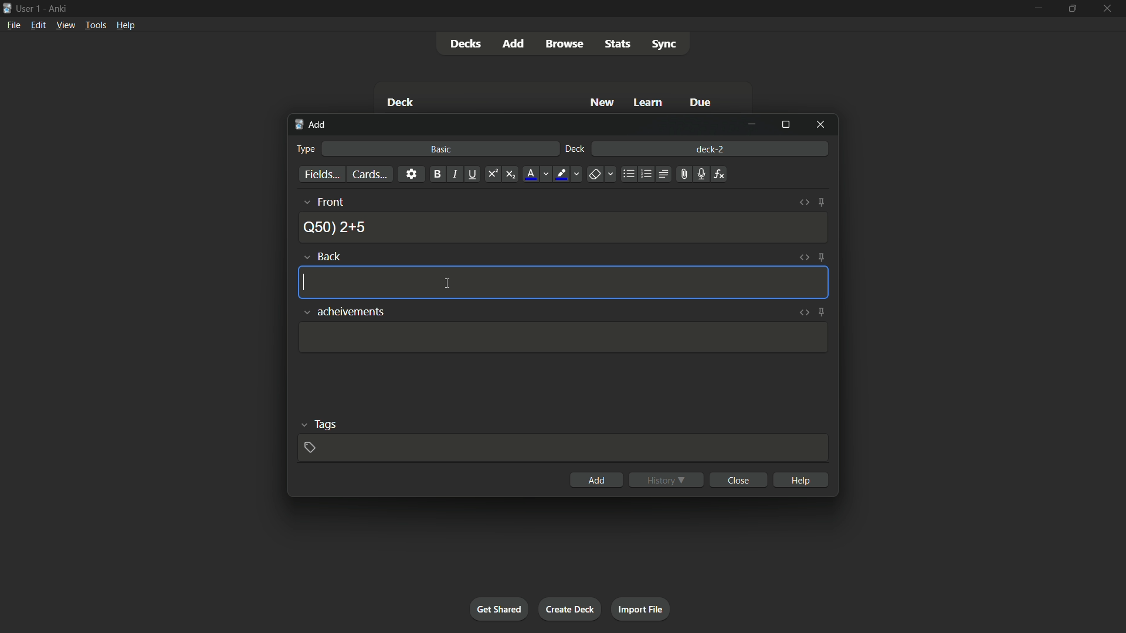  What do you see at coordinates (683, 175) in the screenshot?
I see `attach` at bounding box center [683, 175].